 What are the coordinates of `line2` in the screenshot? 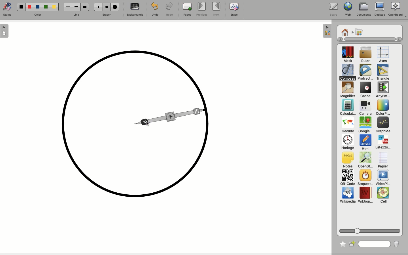 It's located at (76, 7).